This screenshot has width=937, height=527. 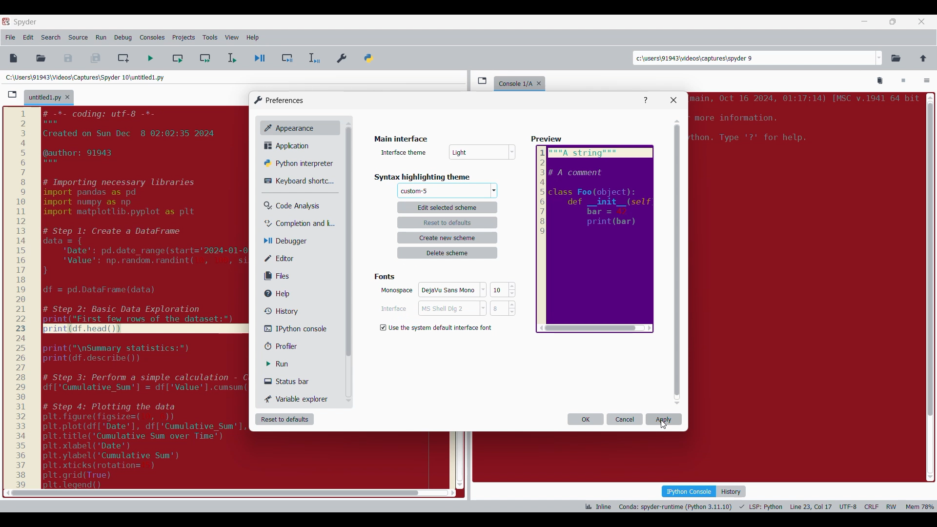 What do you see at coordinates (51, 38) in the screenshot?
I see `Search menu` at bounding box center [51, 38].